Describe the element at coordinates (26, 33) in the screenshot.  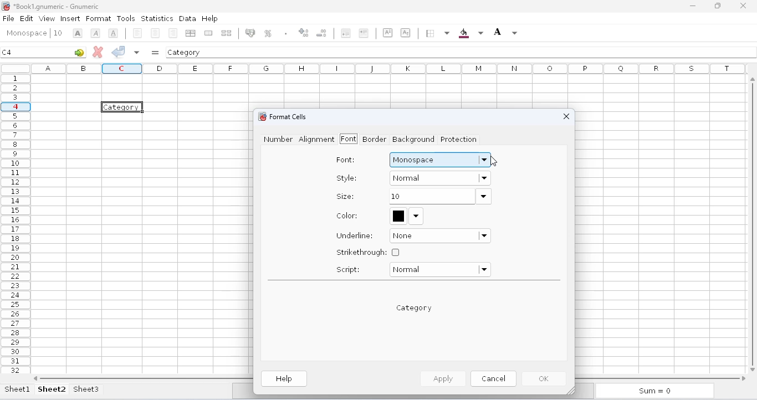
I see `font` at that location.